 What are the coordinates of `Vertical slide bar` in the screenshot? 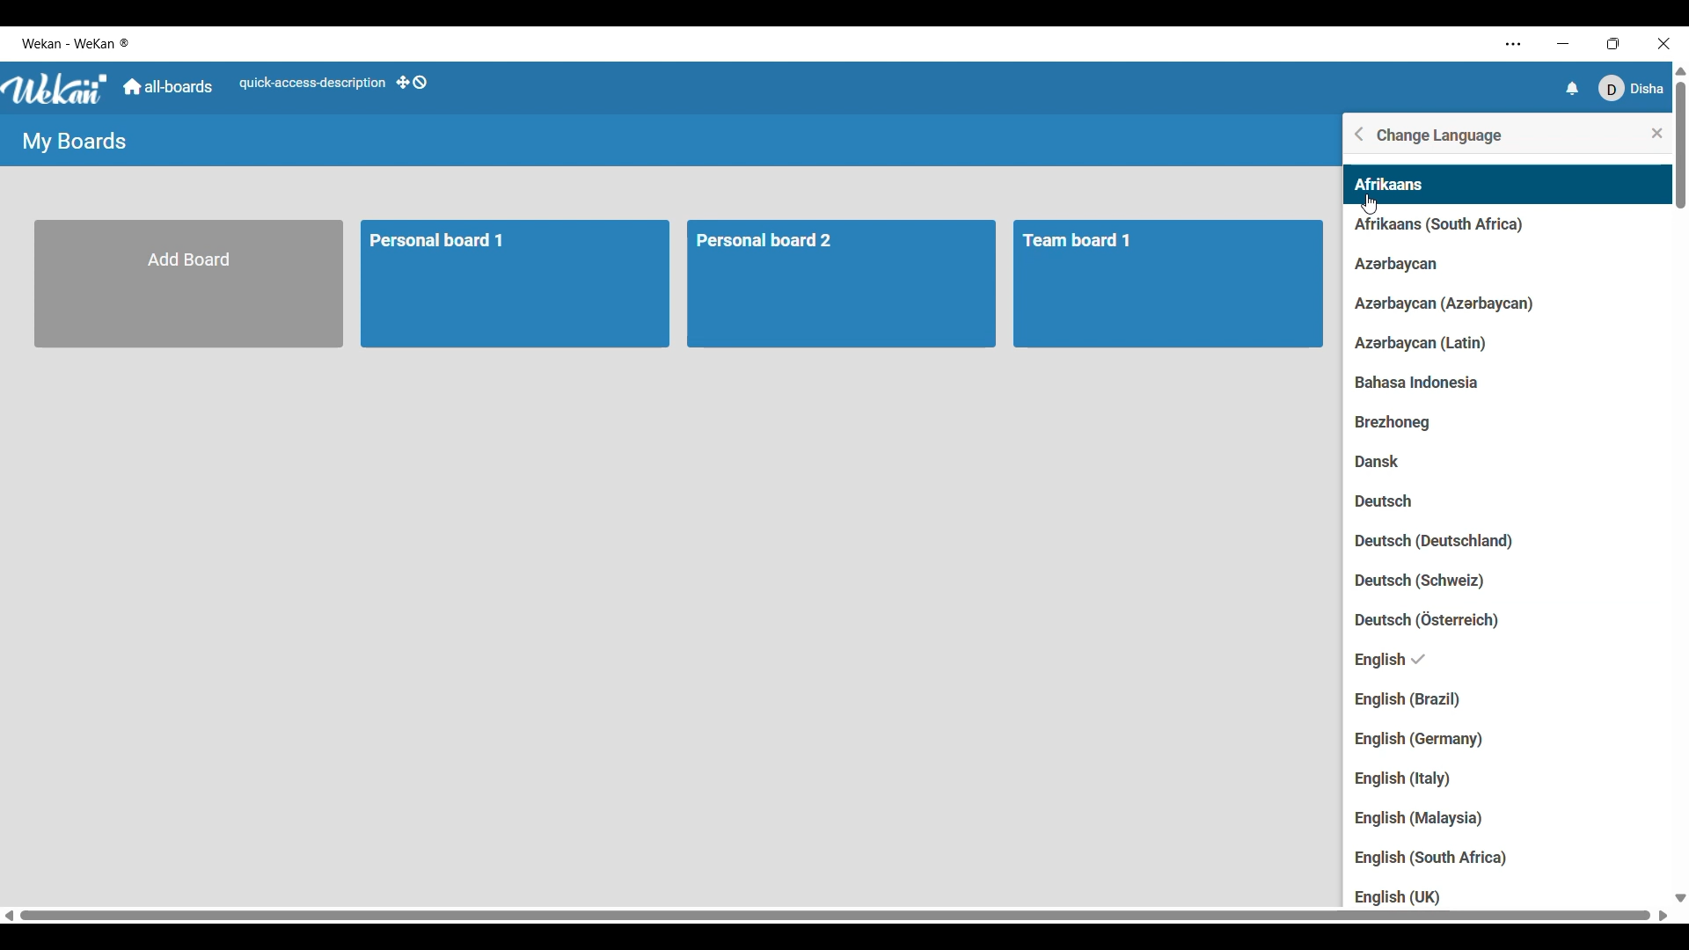 It's located at (1681, 145).